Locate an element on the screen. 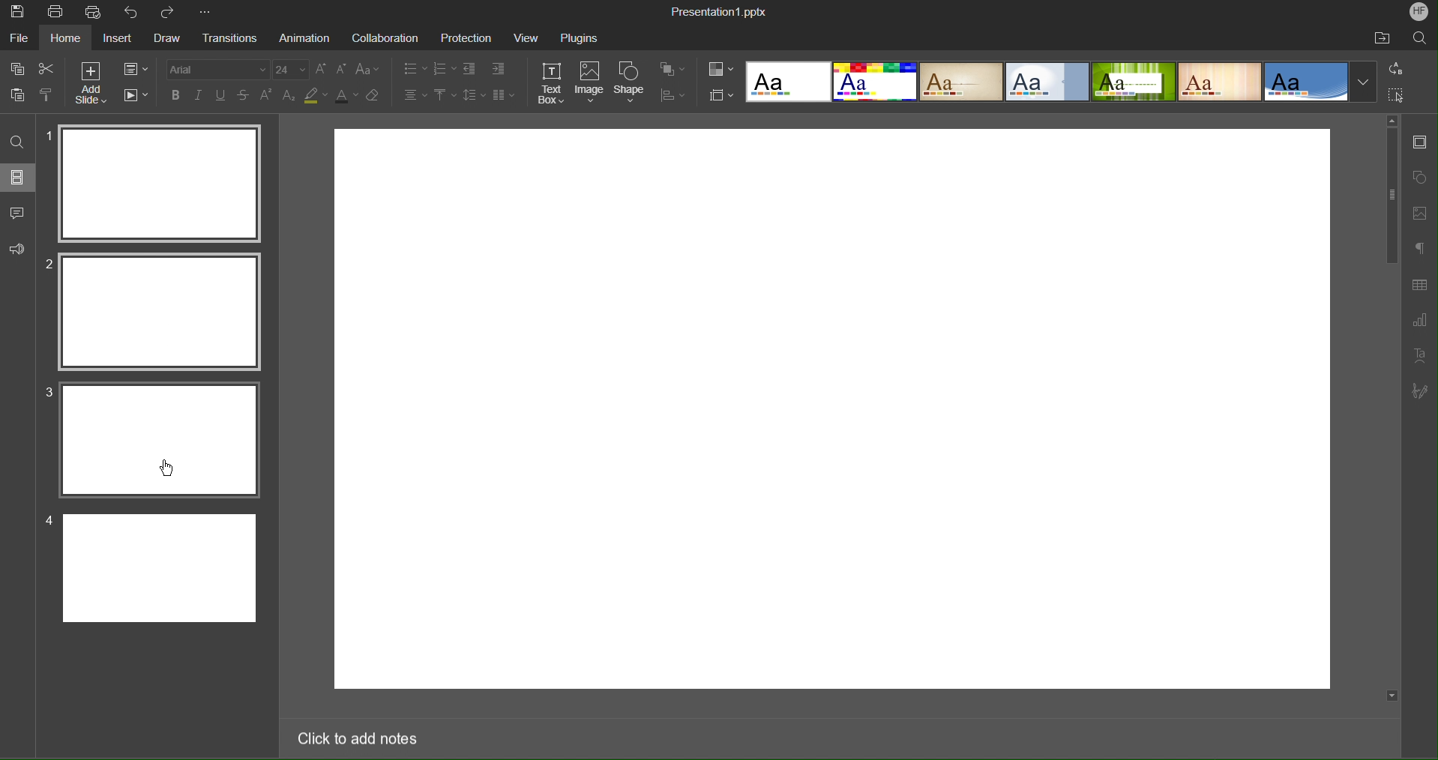 The width and height of the screenshot is (1438, 760). subscript is located at coordinates (291, 96).